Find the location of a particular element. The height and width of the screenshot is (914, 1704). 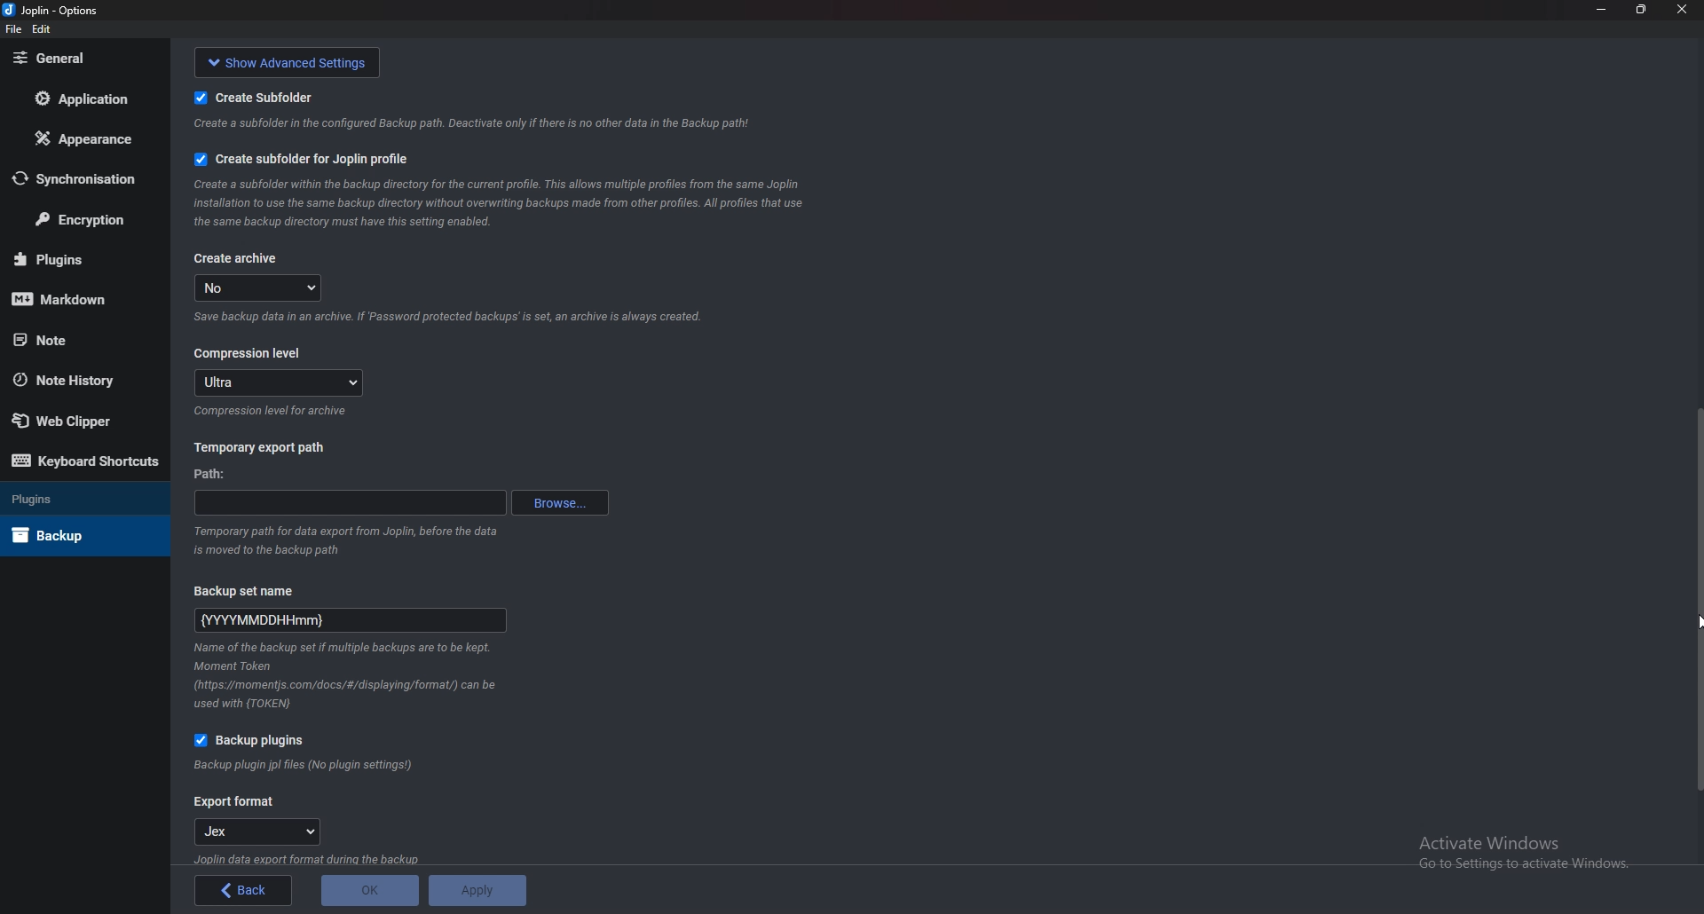

create archive is located at coordinates (238, 258).